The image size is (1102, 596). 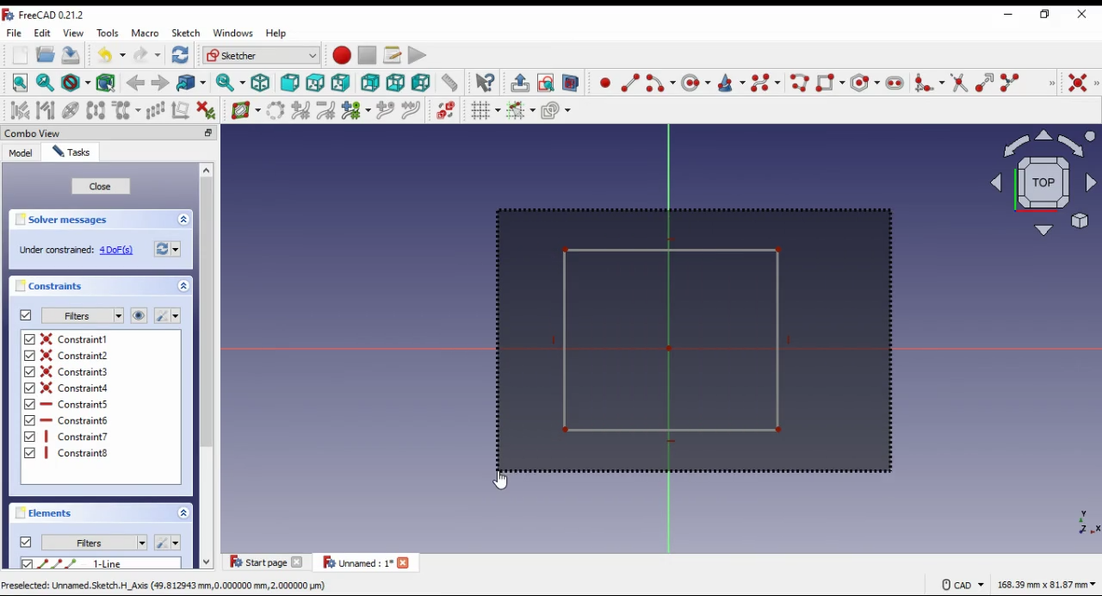 What do you see at coordinates (69, 110) in the screenshot?
I see `show hide internal geometry` at bounding box center [69, 110].